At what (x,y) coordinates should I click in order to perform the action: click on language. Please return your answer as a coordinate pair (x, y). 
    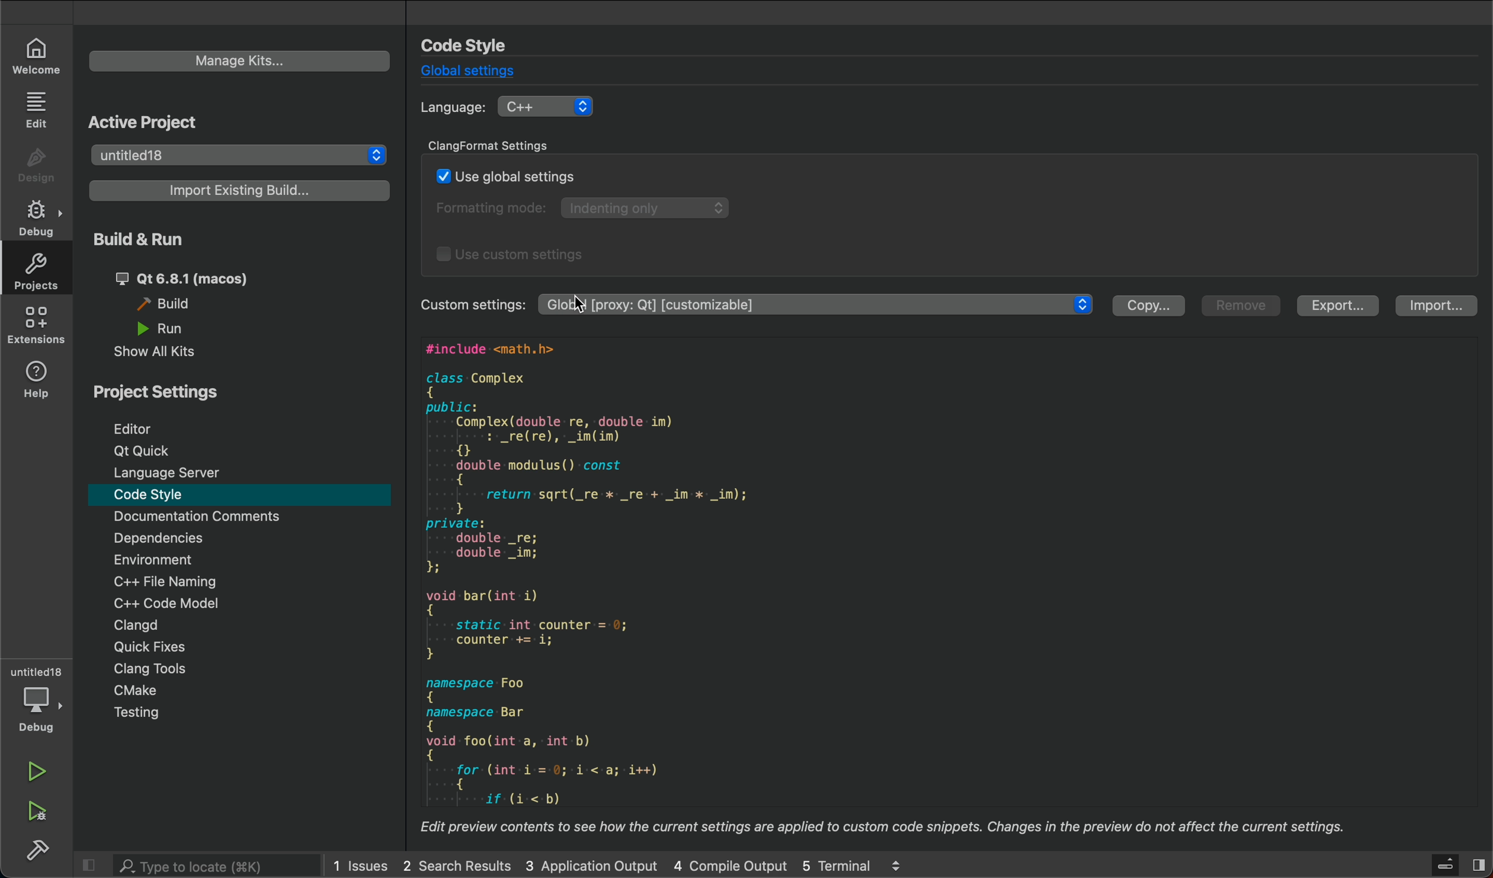
    Looking at the image, I should click on (453, 108).